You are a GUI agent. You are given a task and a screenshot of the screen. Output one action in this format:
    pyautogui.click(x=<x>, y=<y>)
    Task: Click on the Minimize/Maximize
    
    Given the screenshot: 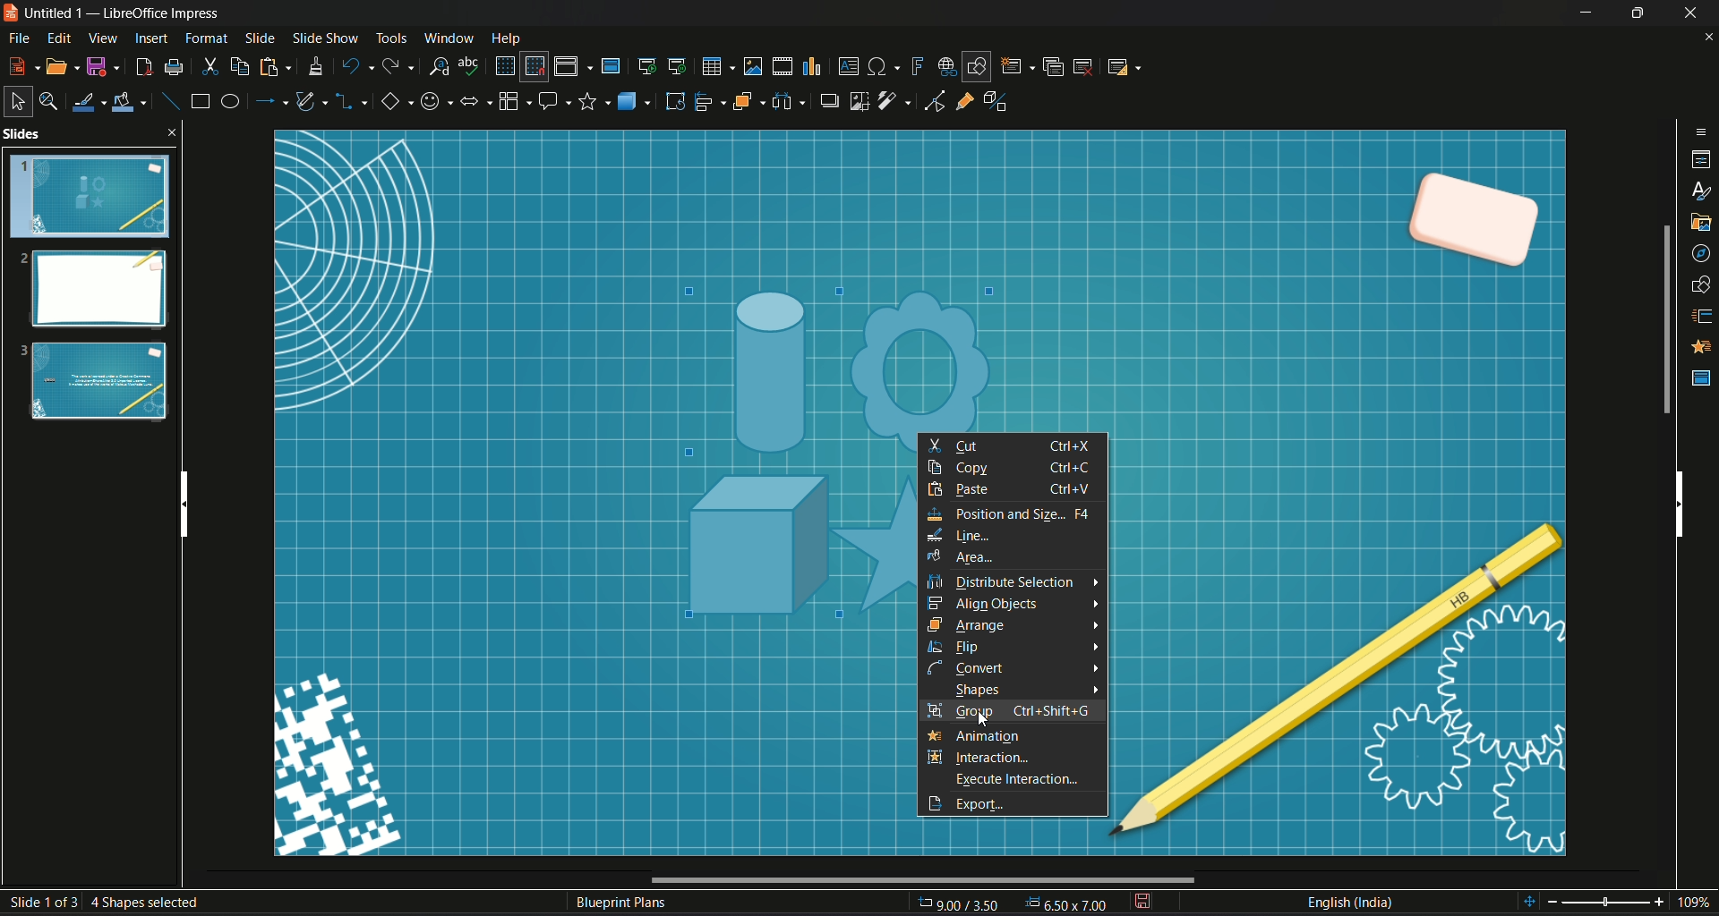 What is the action you would take?
    pyautogui.click(x=1636, y=13)
    